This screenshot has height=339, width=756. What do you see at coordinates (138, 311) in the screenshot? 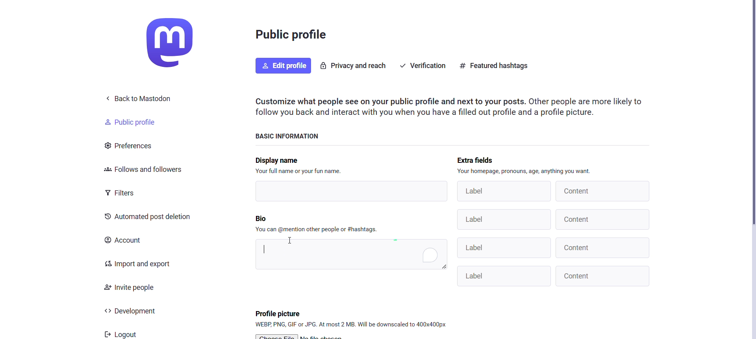
I see `Development` at bounding box center [138, 311].